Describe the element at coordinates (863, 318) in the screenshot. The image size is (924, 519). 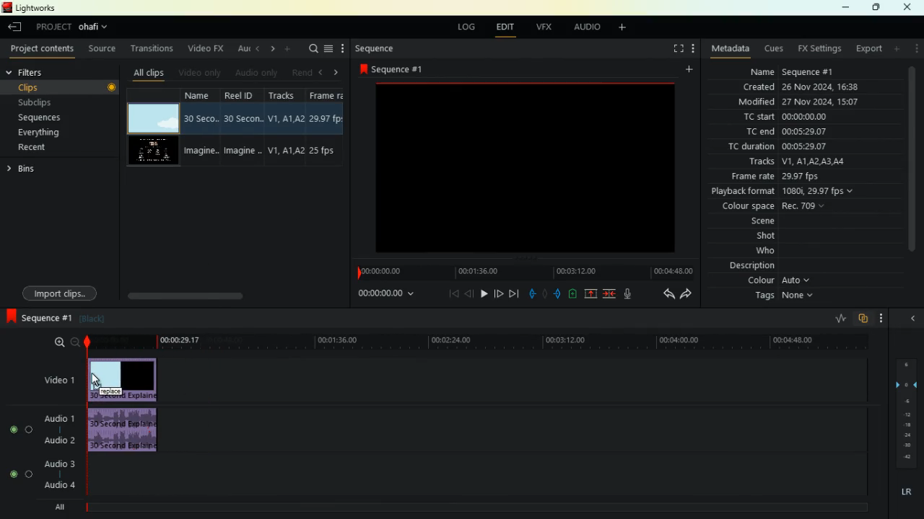
I see `overlap` at that location.